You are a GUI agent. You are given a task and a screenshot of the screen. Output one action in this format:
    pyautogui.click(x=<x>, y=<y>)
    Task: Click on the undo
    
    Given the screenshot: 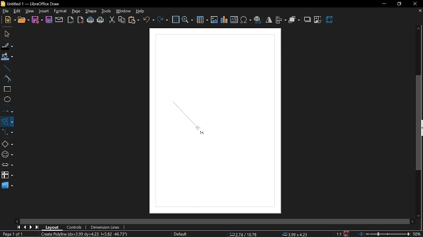 What is the action you would take?
    pyautogui.click(x=149, y=19)
    